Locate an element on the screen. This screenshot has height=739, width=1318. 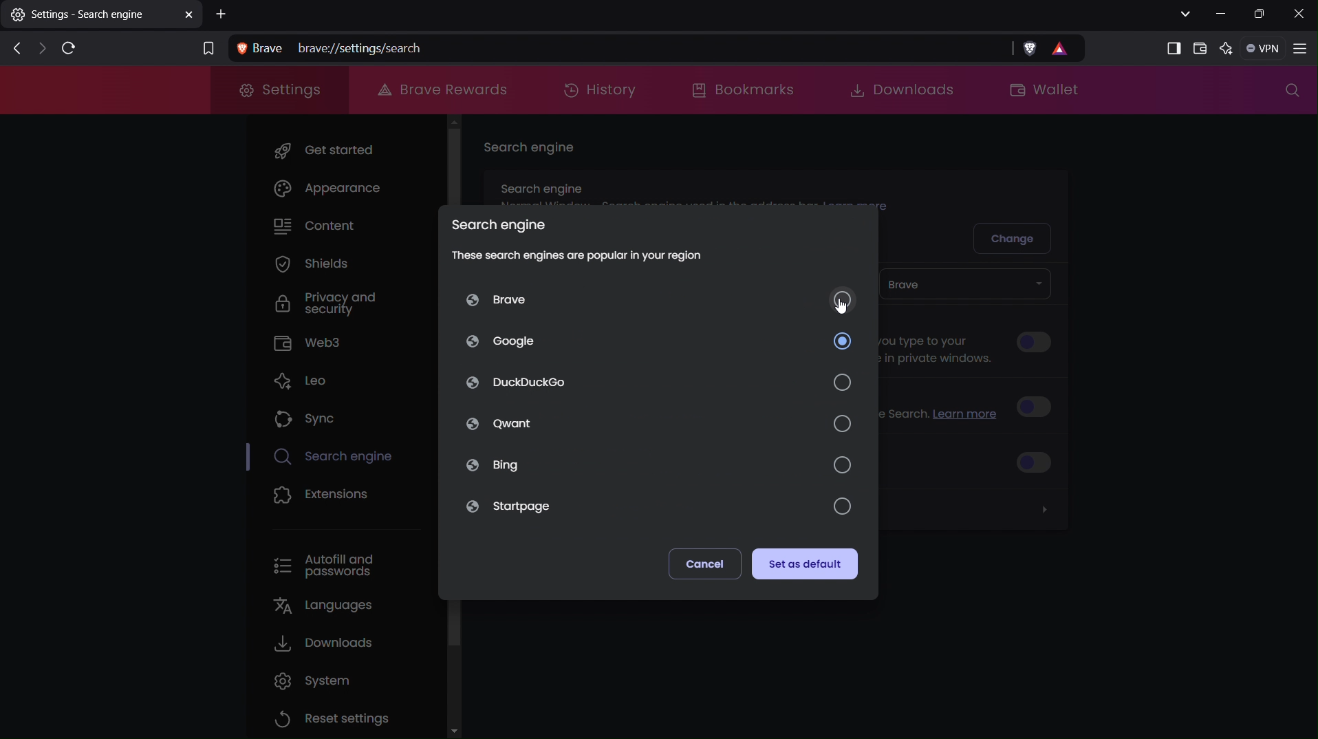
Qwant is located at coordinates (658, 422).